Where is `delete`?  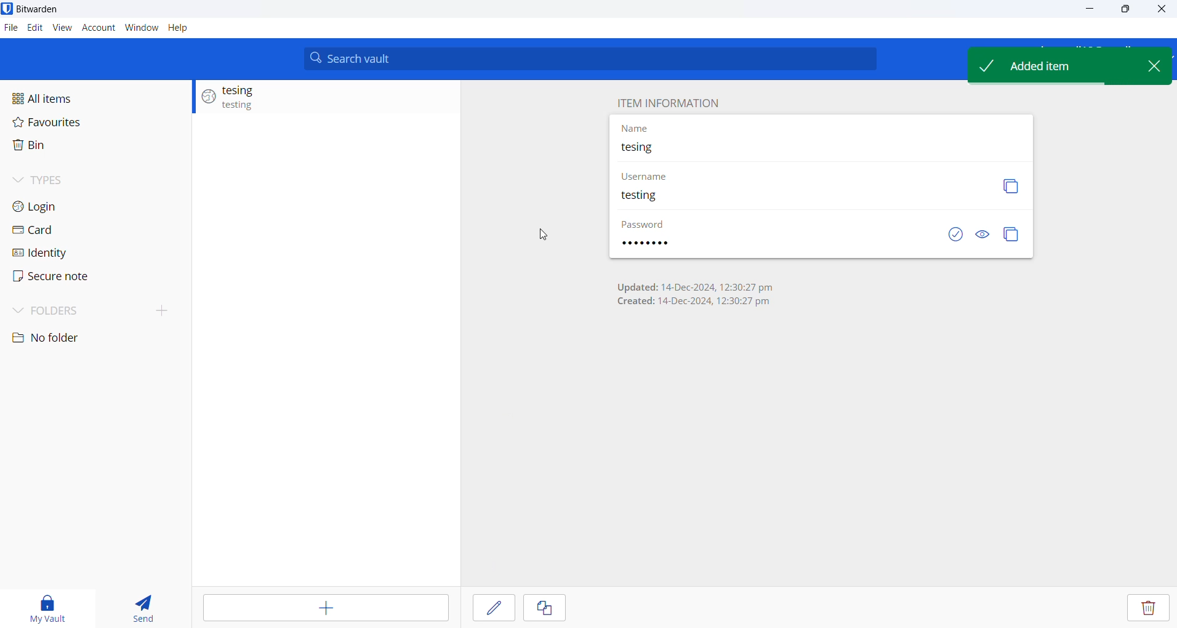 delete is located at coordinates (1146, 606).